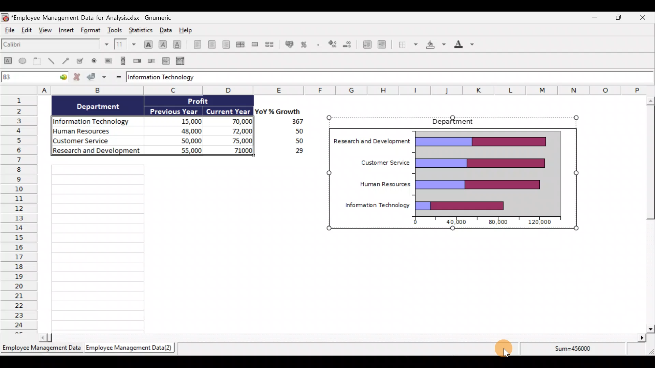 This screenshot has width=655, height=368. Describe the element at coordinates (322, 90) in the screenshot. I see `Columns` at that location.